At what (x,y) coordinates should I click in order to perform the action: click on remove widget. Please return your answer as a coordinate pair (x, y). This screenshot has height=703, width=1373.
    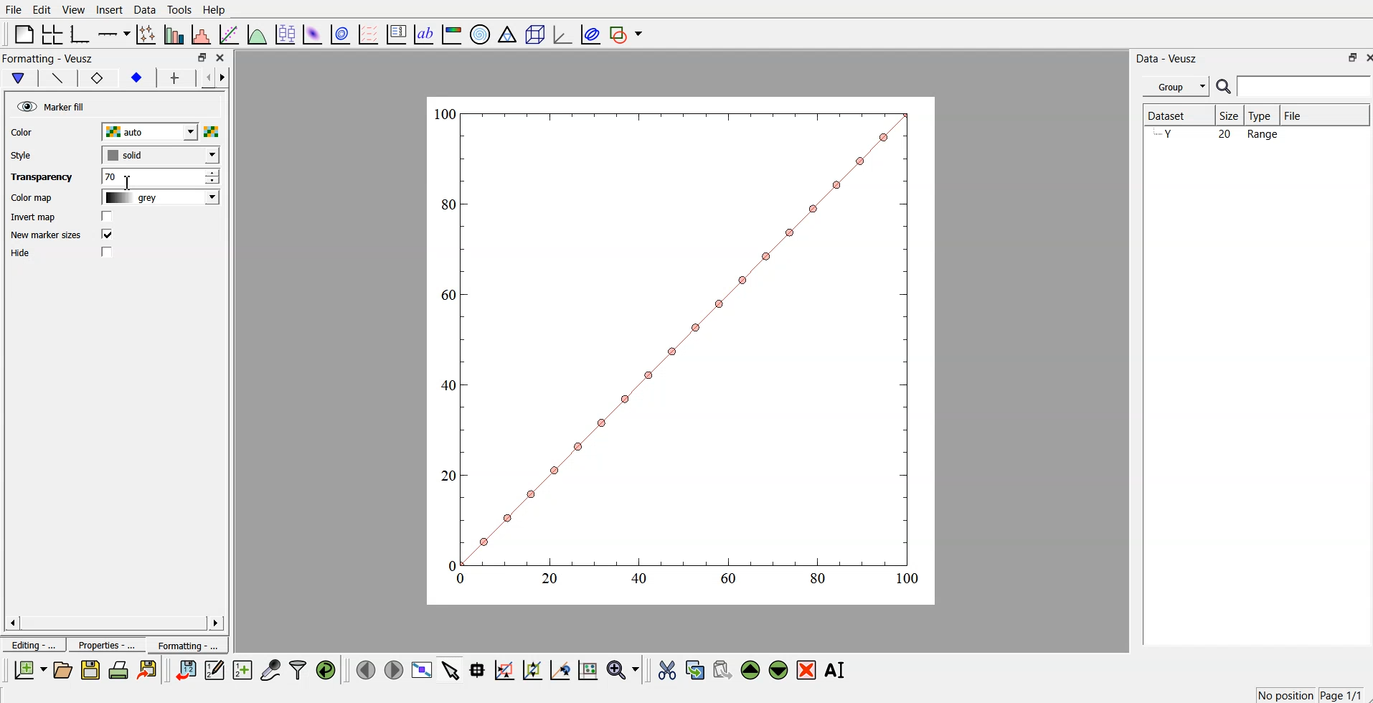
    Looking at the image, I should click on (806, 669).